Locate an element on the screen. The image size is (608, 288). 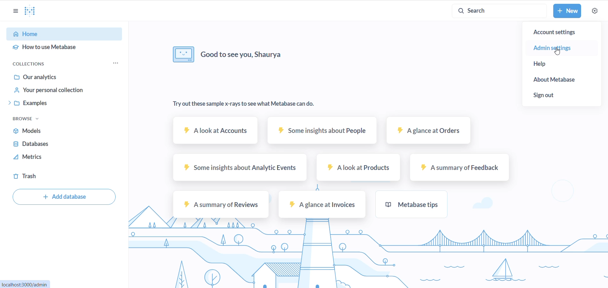
BROWSE is located at coordinates (27, 119).